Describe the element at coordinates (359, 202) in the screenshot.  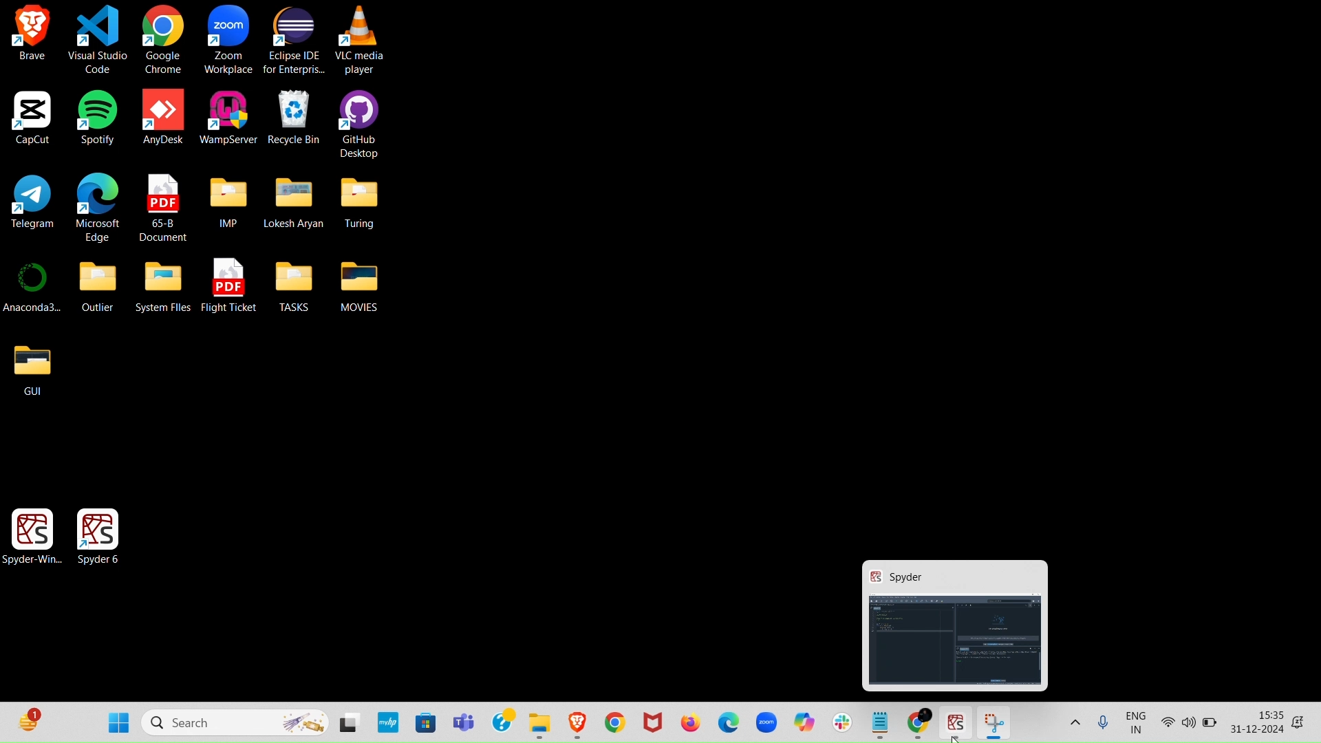
I see `Turing` at that location.